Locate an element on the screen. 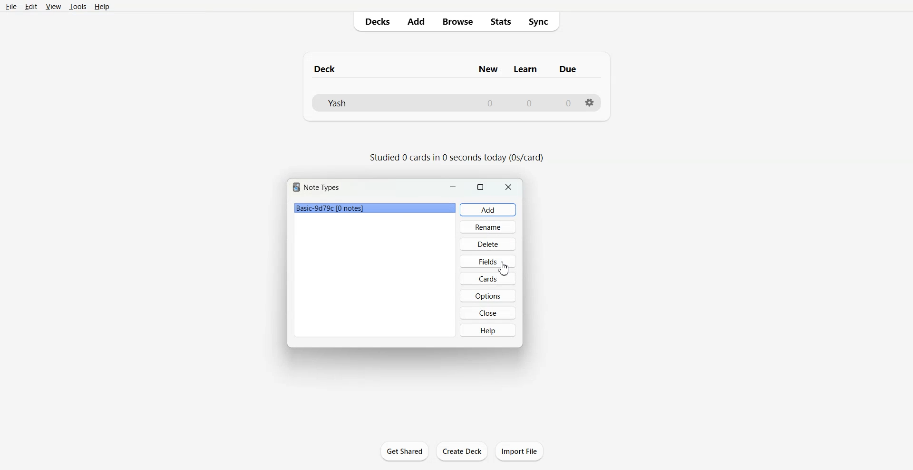 Image resolution: width=913 pixels, height=470 pixels. Browse is located at coordinates (457, 21).